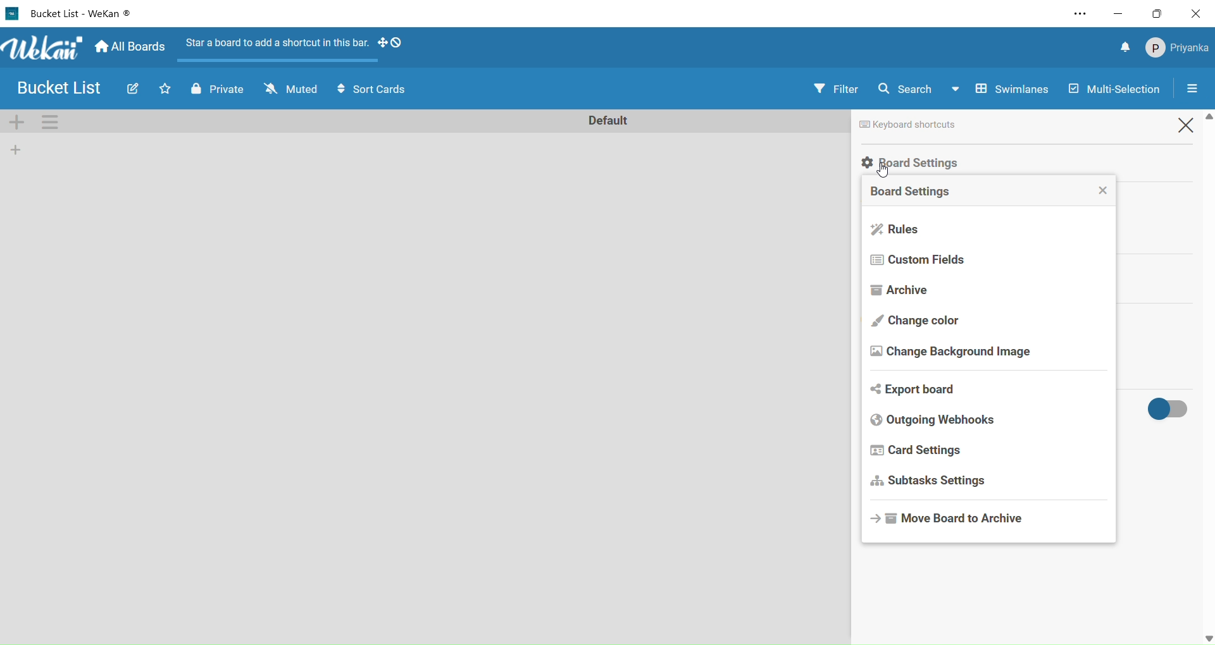 The width and height of the screenshot is (1215, 645). What do you see at coordinates (1178, 48) in the screenshot?
I see `member settings` at bounding box center [1178, 48].